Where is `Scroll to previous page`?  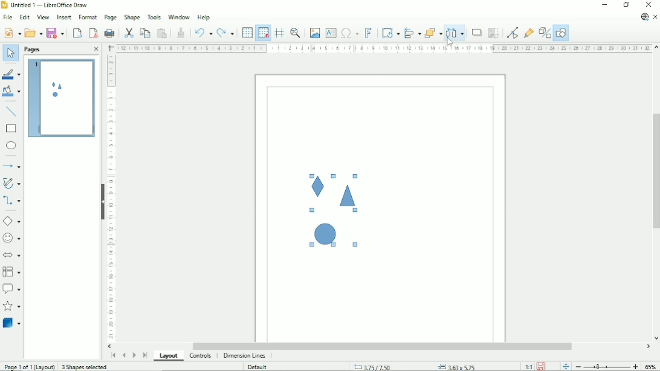 Scroll to previous page is located at coordinates (123, 356).